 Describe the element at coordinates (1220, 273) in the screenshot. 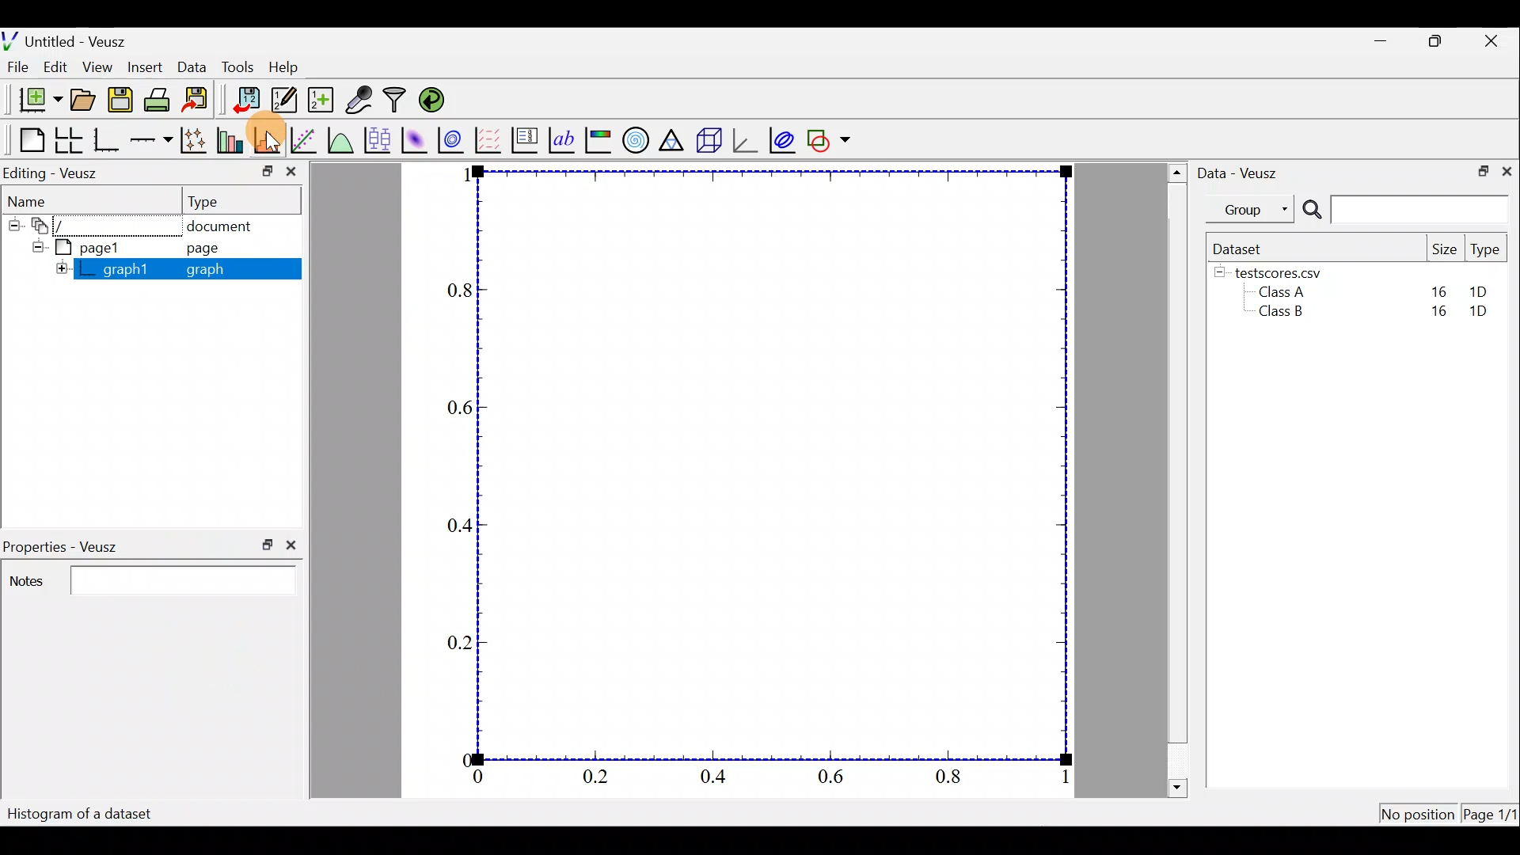

I see `hide` at that location.